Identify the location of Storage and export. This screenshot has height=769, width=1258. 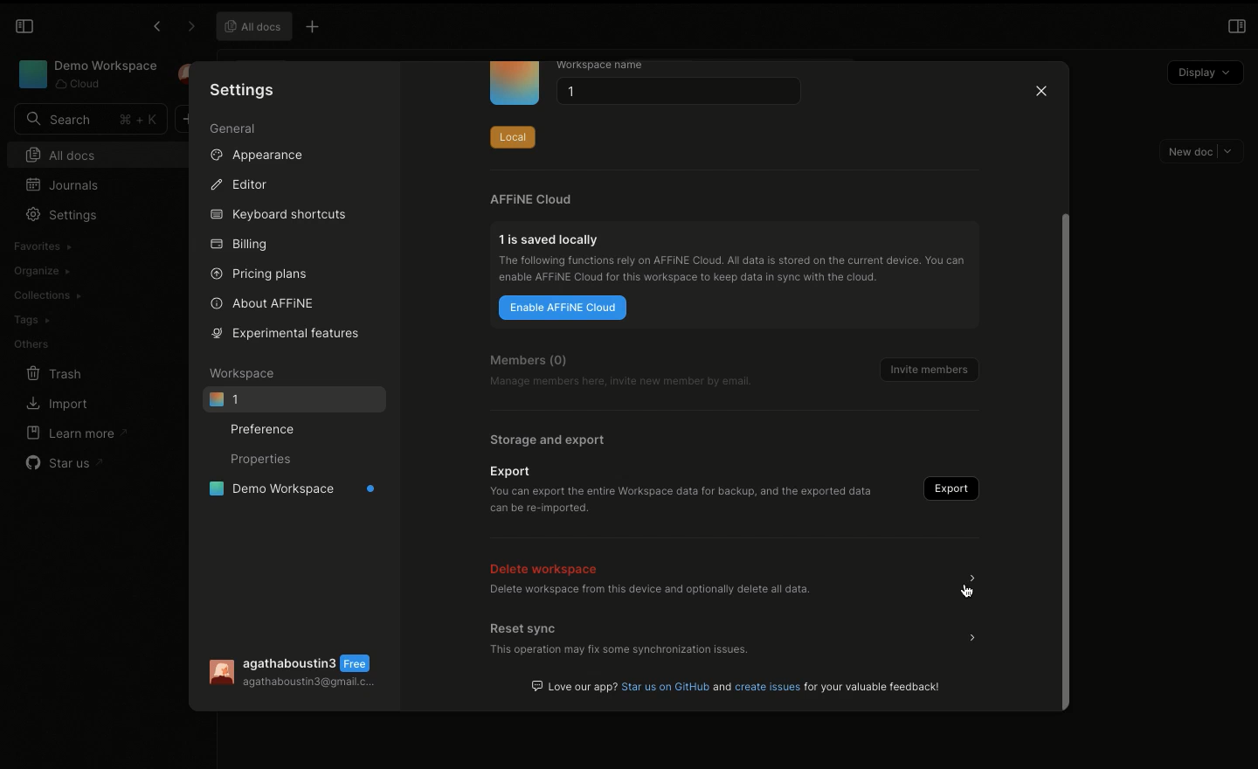
(549, 440).